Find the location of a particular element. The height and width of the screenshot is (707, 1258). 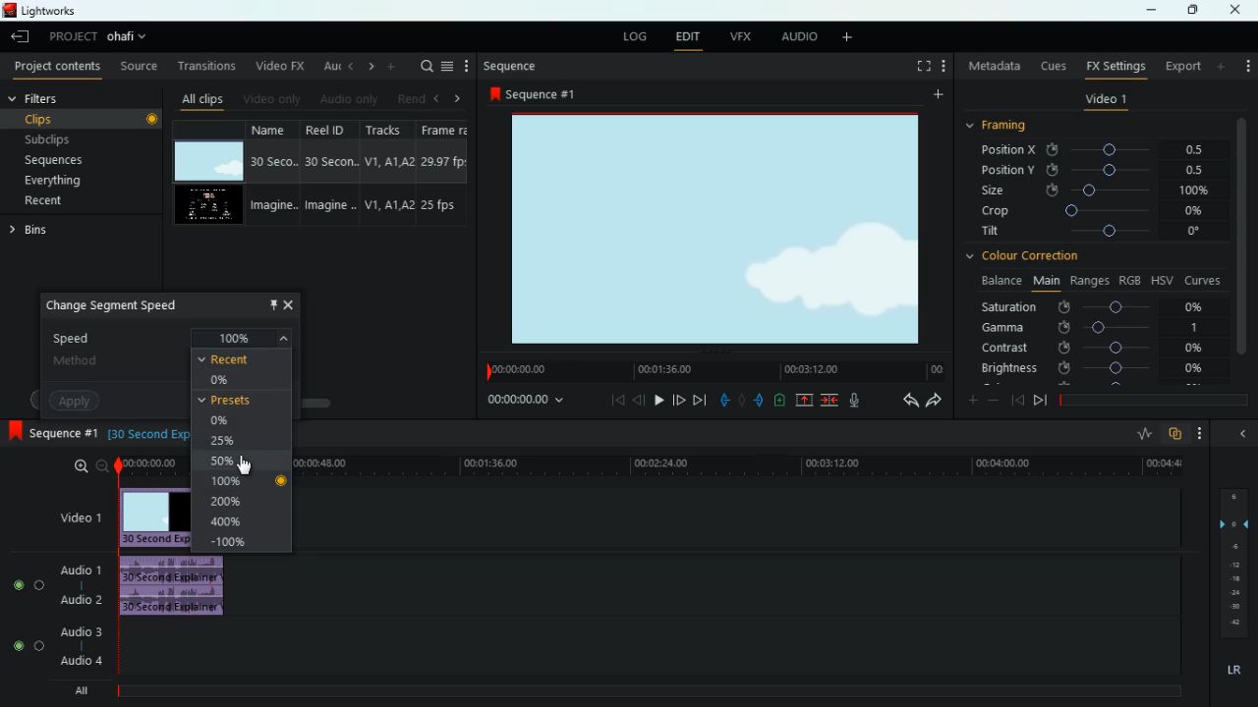

filters is located at coordinates (41, 99).